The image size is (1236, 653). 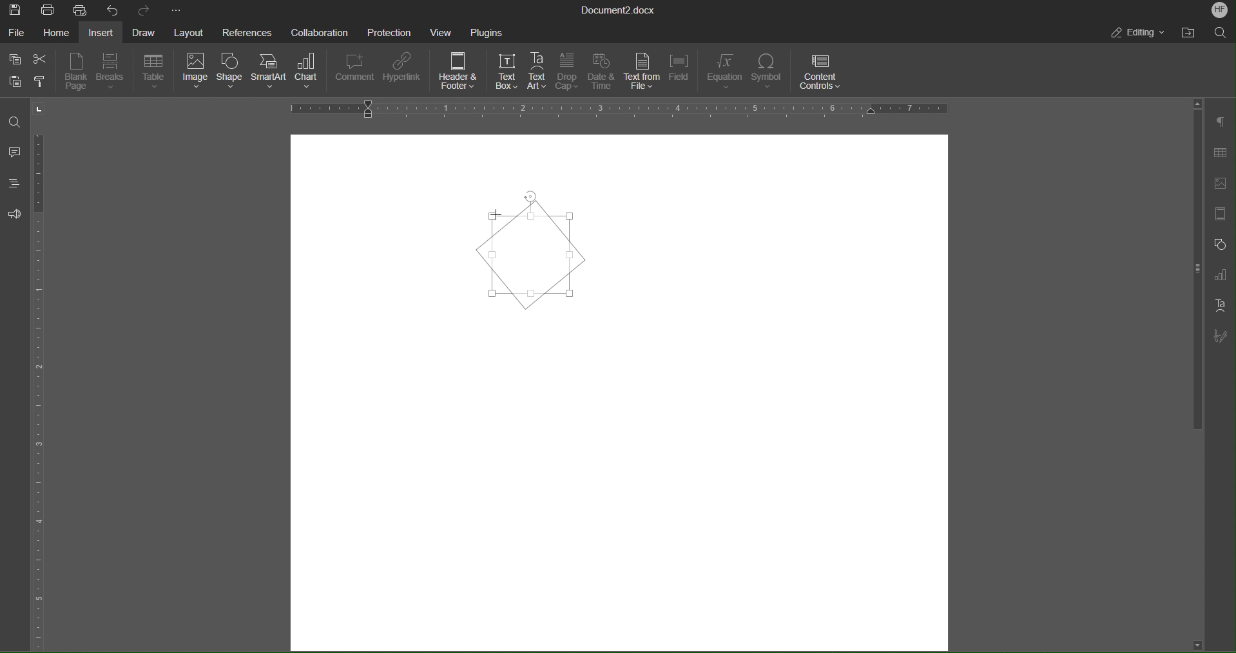 What do you see at coordinates (355, 72) in the screenshot?
I see `Comment` at bounding box center [355, 72].